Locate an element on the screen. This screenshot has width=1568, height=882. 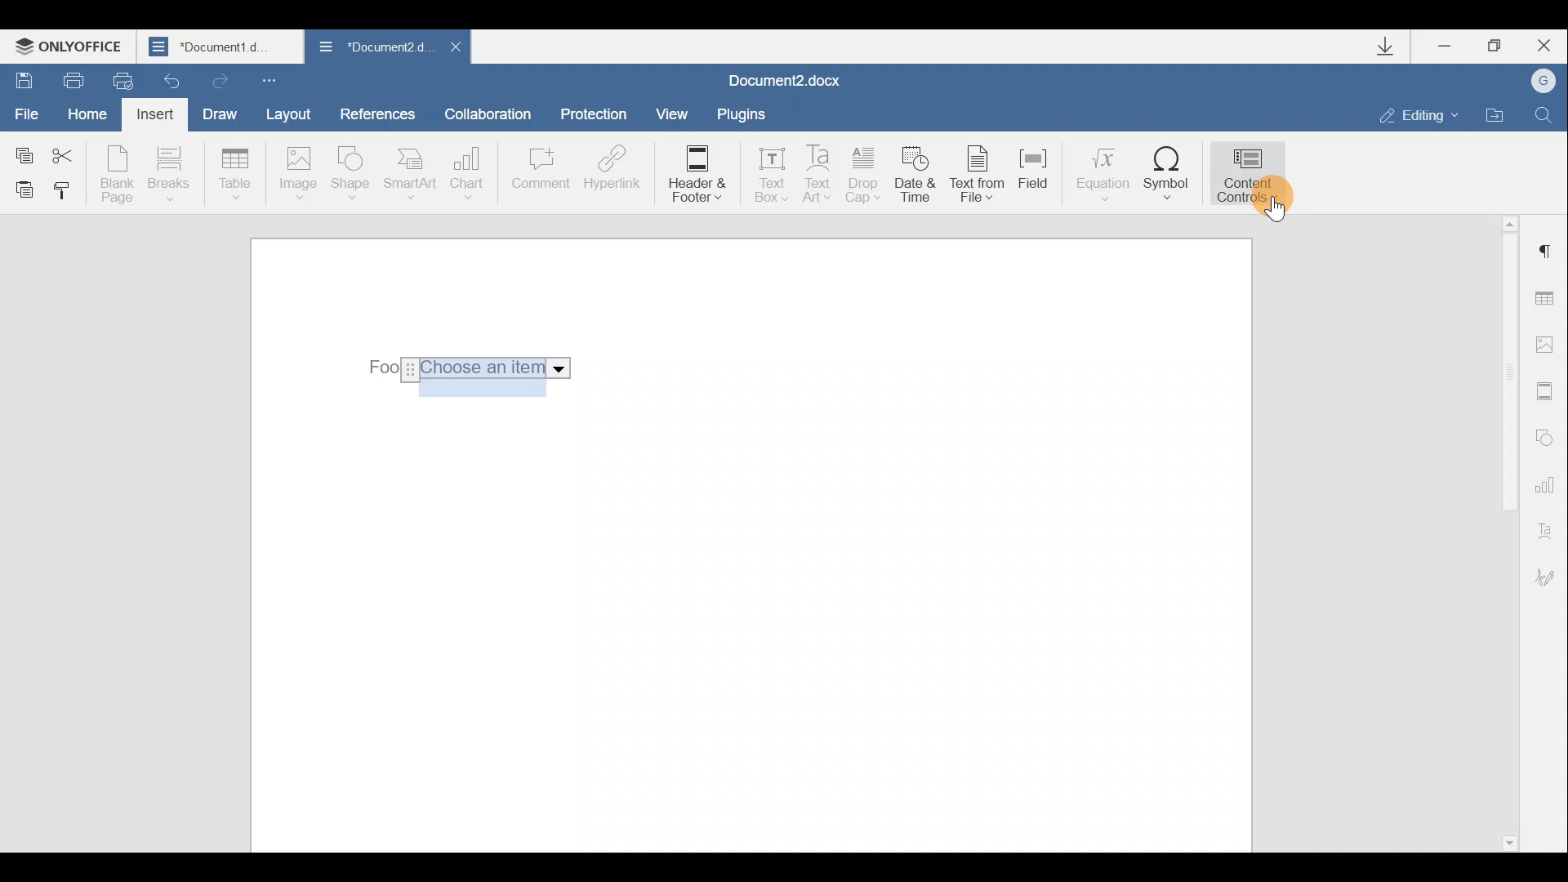
Equation is located at coordinates (1101, 171).